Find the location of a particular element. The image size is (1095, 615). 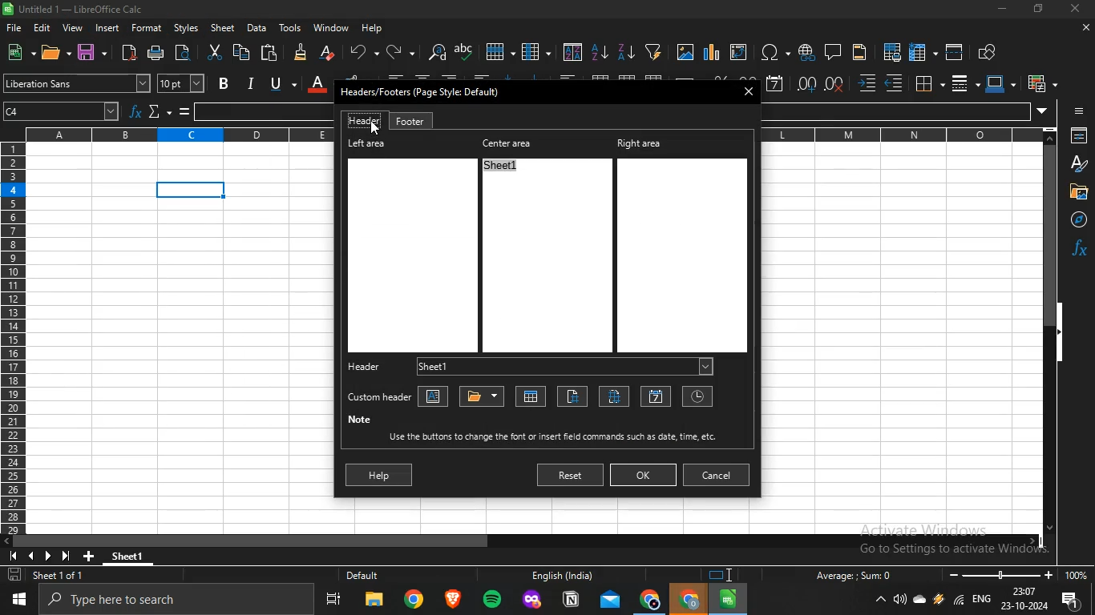

onedrive -personal is located at coordinates (919, 603).